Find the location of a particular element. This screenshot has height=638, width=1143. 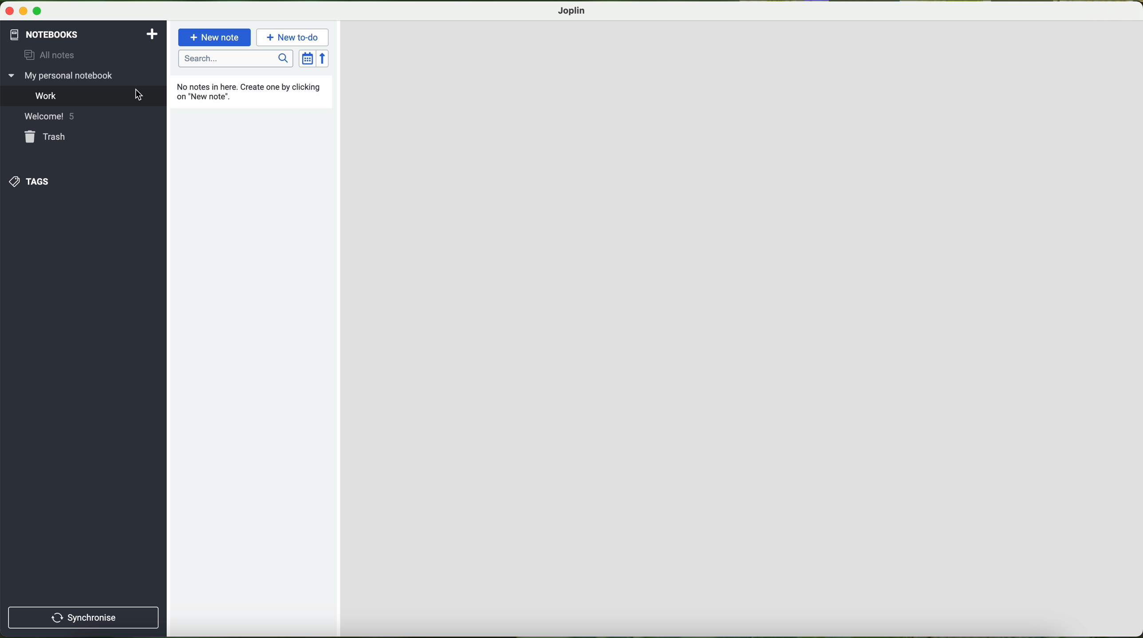

my personal notebook is located at coordinates (63, 76).